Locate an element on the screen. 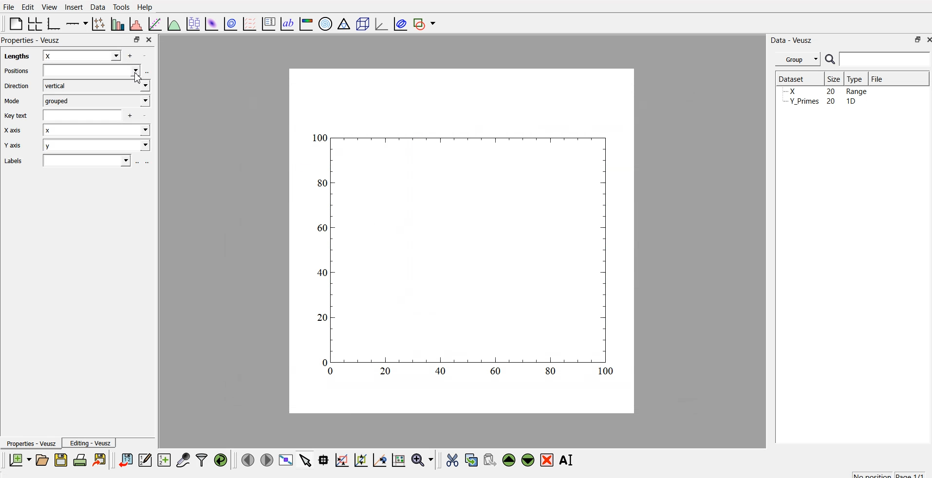  draw rectangle to zoom is located at coordinates (341, 460).